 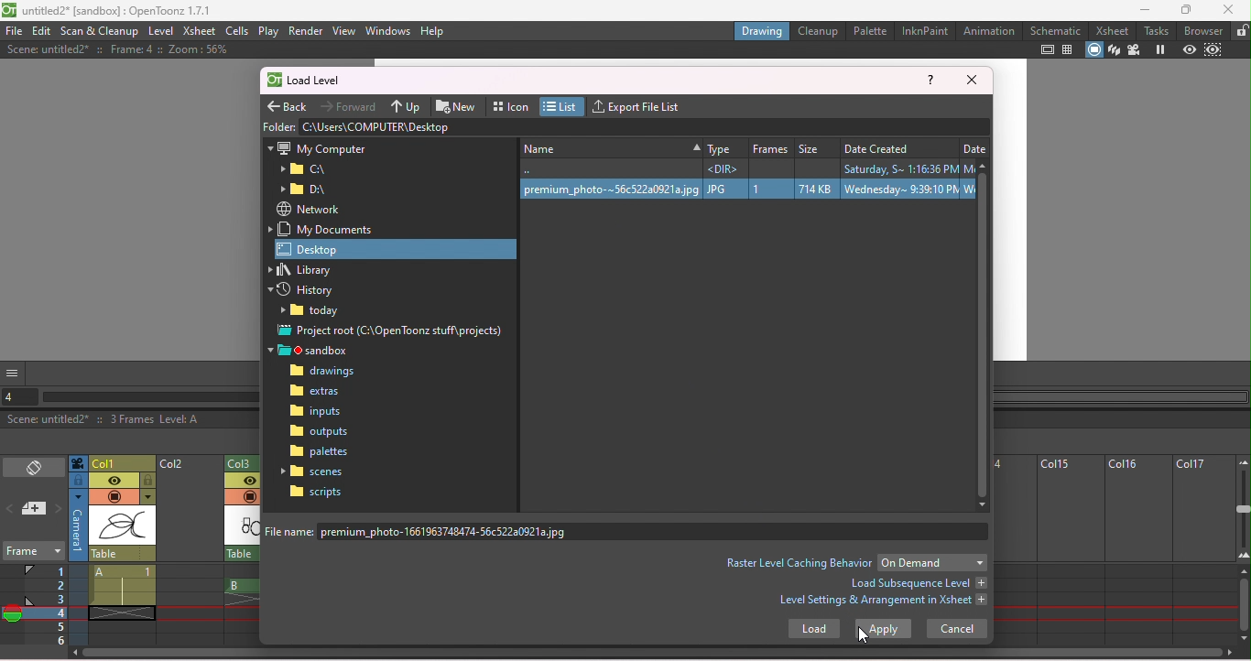 I want to click on Up, so click(x=408, y=105).